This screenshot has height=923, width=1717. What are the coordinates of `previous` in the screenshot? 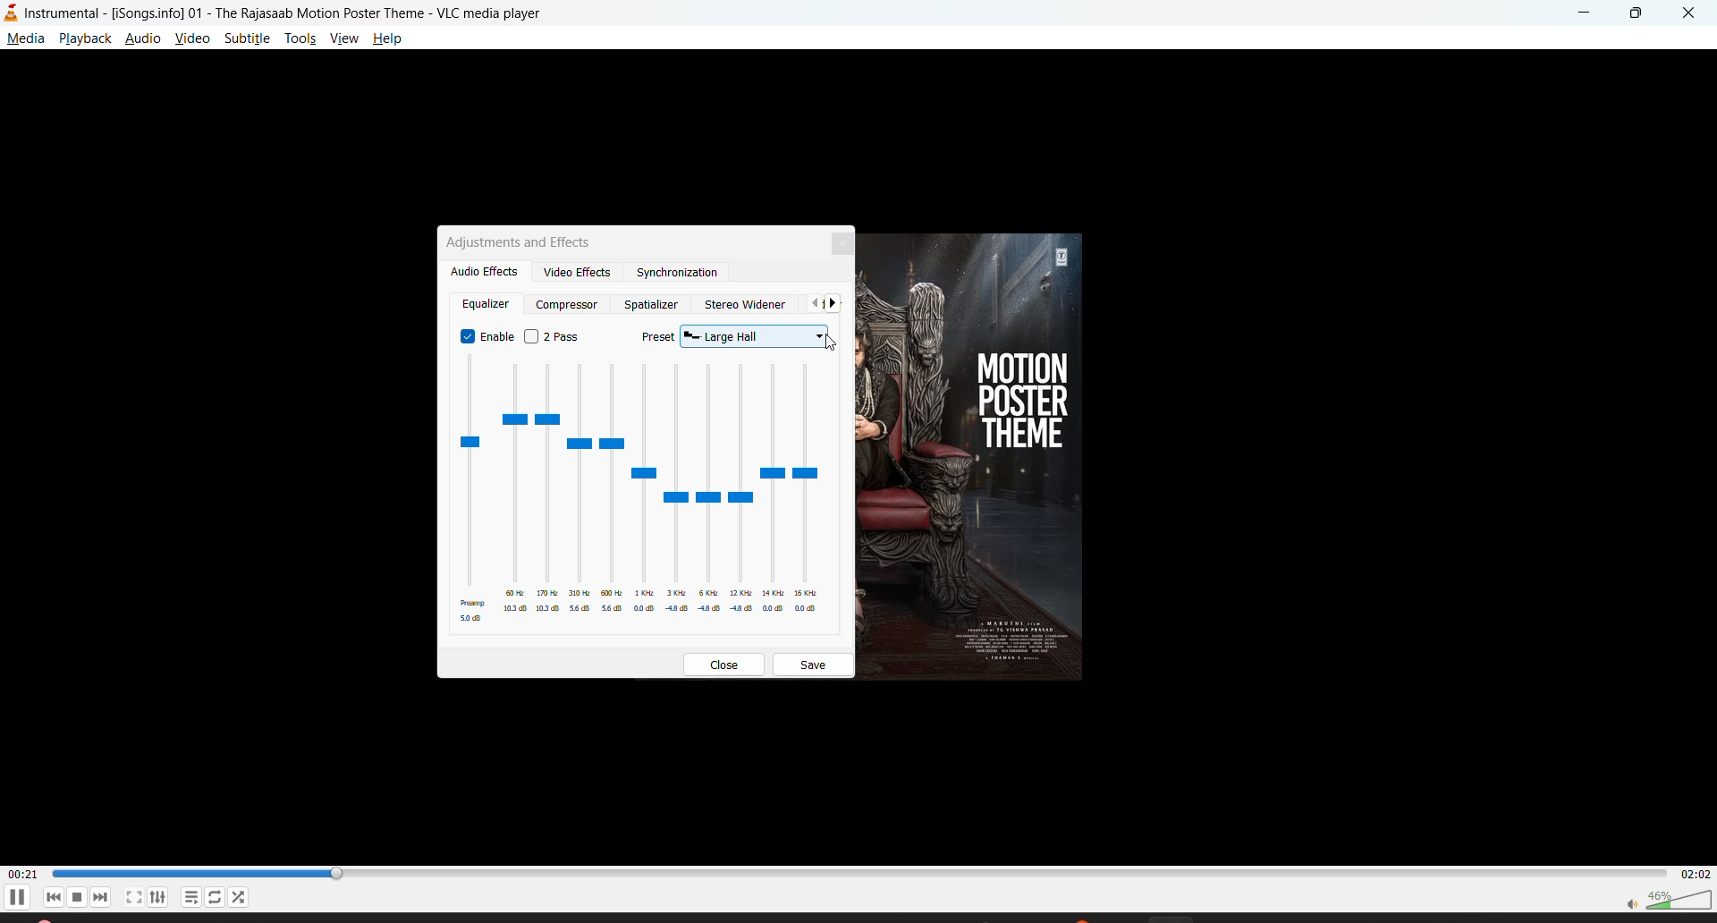 It's located at (811, 305).